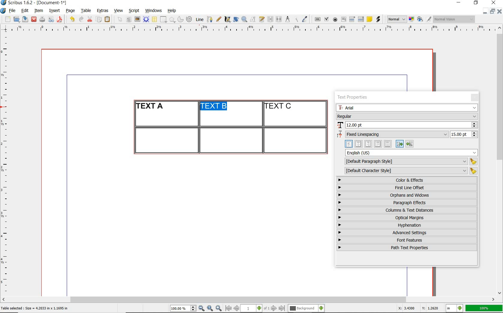 This screenshot has width=503, height=313. Describe the element at coordinates (183, 308) in the screenshot. I see `select current zoom level` at that location.